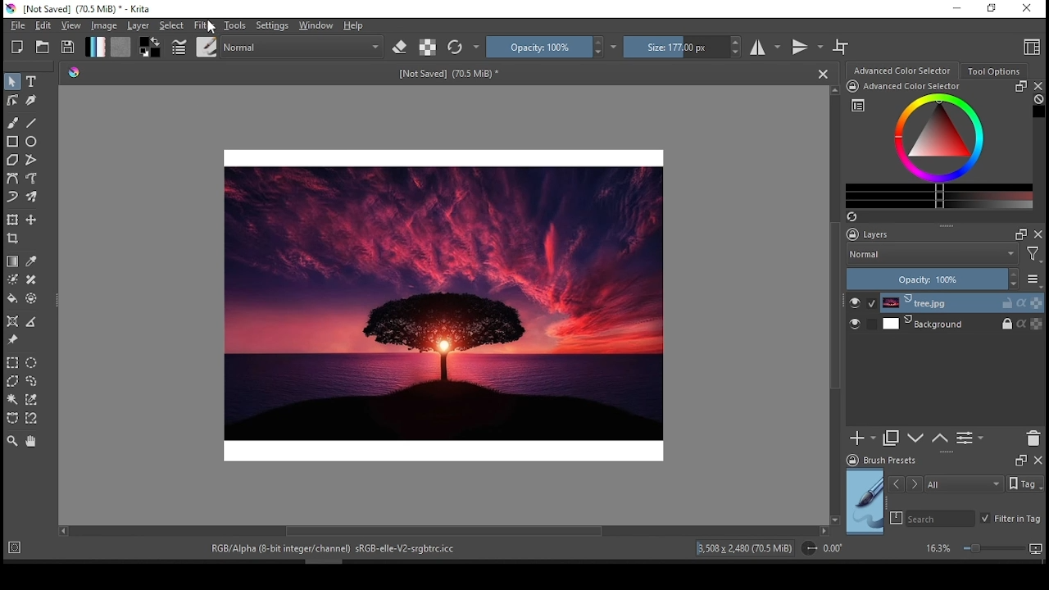  Describe the element at coordinates (12, 442) in the screenshot. I see `zoom tool` at that location.